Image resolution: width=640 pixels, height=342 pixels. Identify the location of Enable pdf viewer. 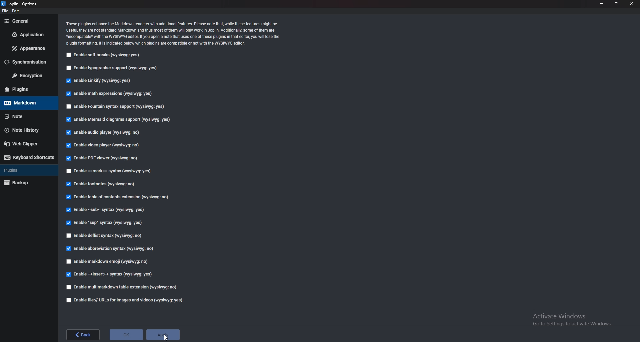
(104, 158).